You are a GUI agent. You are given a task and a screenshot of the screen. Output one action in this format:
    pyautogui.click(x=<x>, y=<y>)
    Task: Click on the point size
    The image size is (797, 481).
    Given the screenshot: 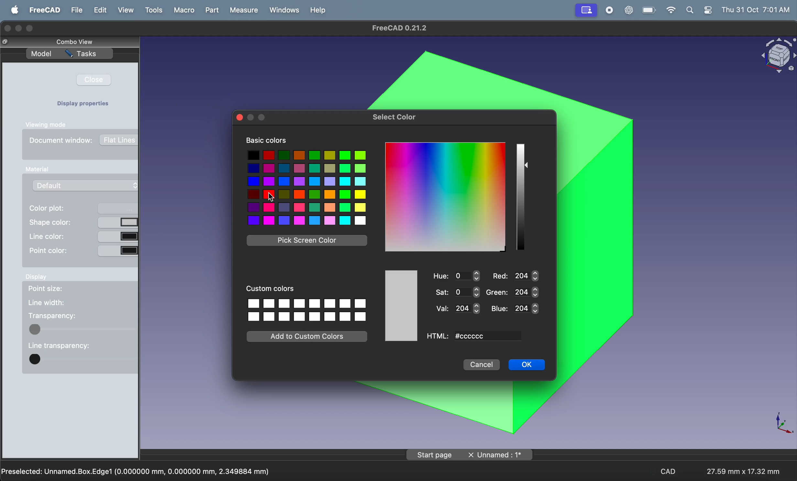 What is the action you would take?
    pyautogui.click(x=55, y=290)
    